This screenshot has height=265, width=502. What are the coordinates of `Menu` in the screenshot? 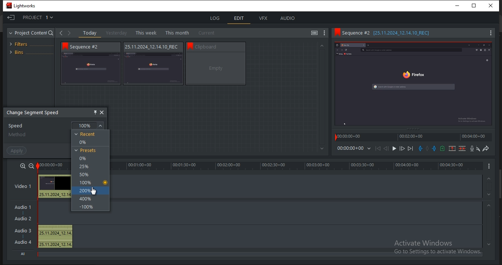 It's located at (490, 166).